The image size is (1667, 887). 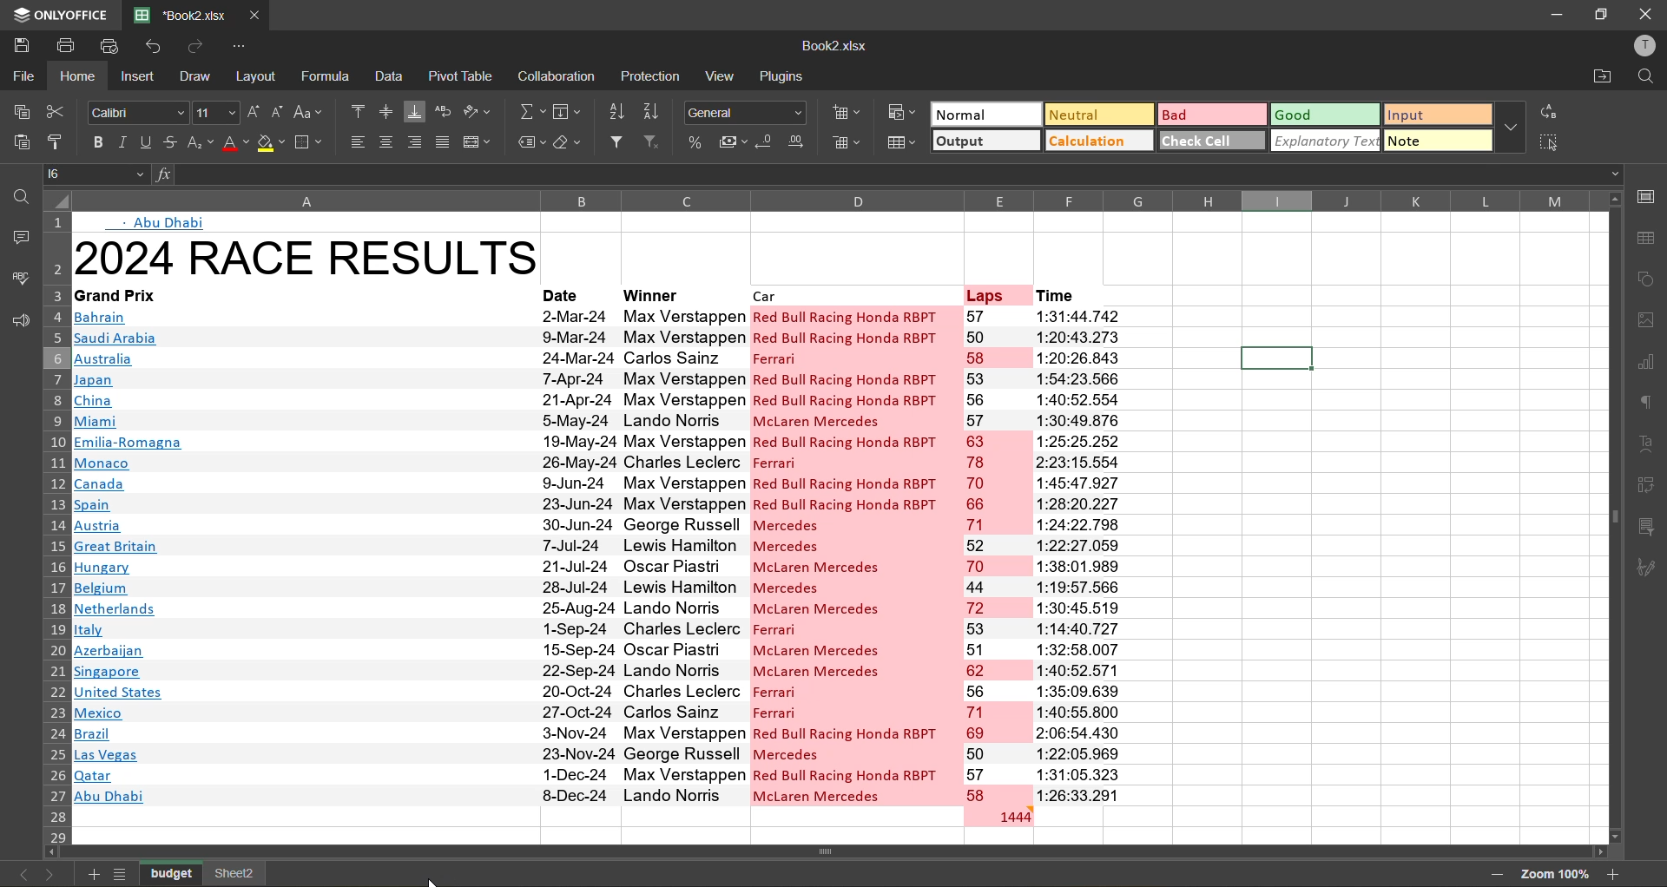 What do you see at coordinates (693, 143) in the screenshot?
I see `percent` at bounding box center [693, 143].